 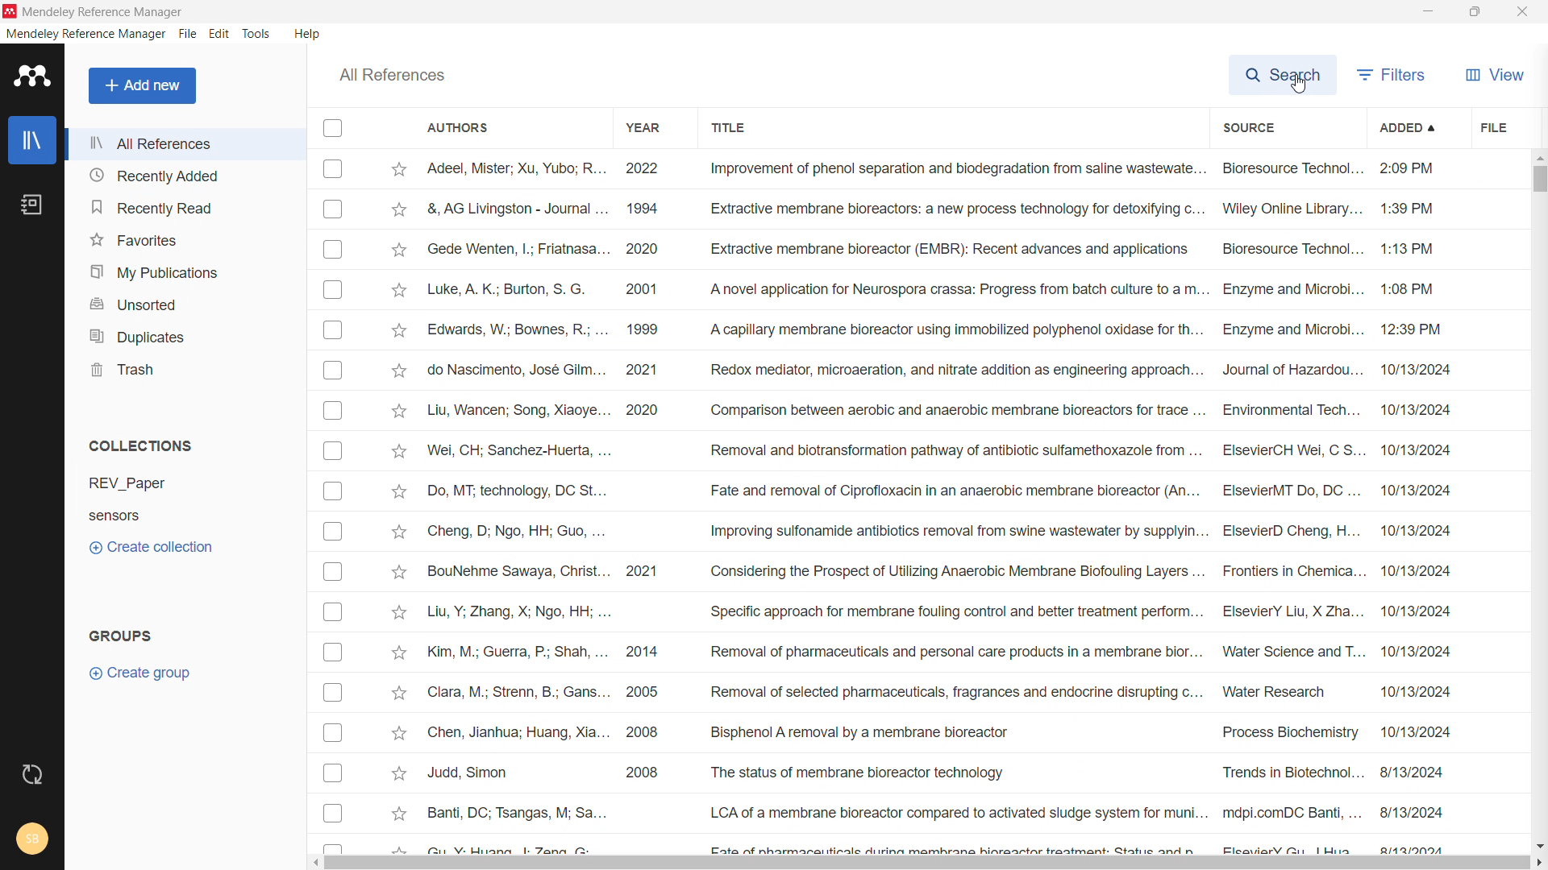 What do you see at coordinates (335, 369) in the screenshot?
I see `Checkbox` at bounding box center [335, 369].